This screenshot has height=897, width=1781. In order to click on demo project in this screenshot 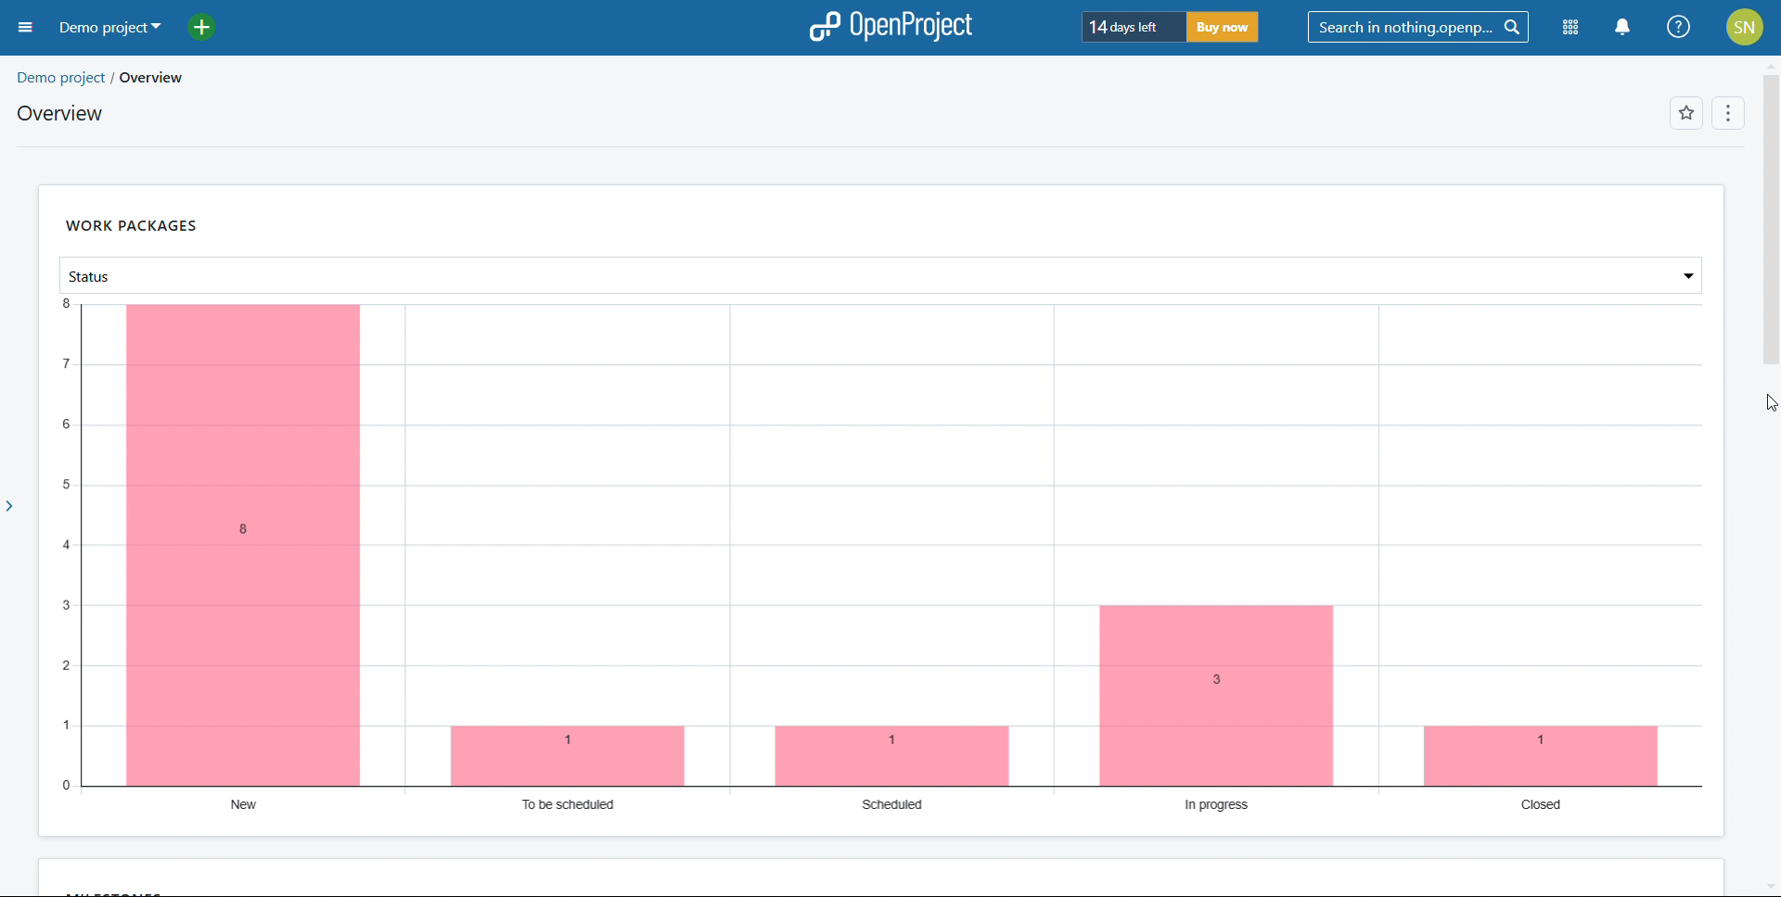, I will do `click(89, 78)`.